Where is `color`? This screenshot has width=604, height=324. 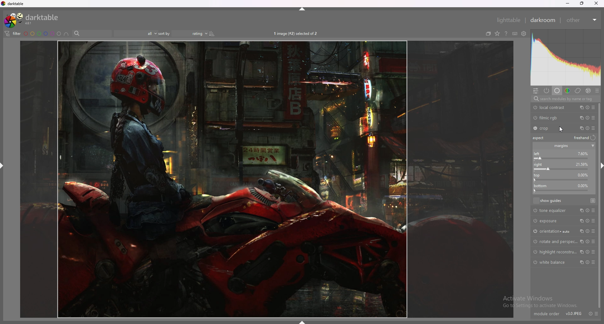 color is located at coordinates (568, 91).